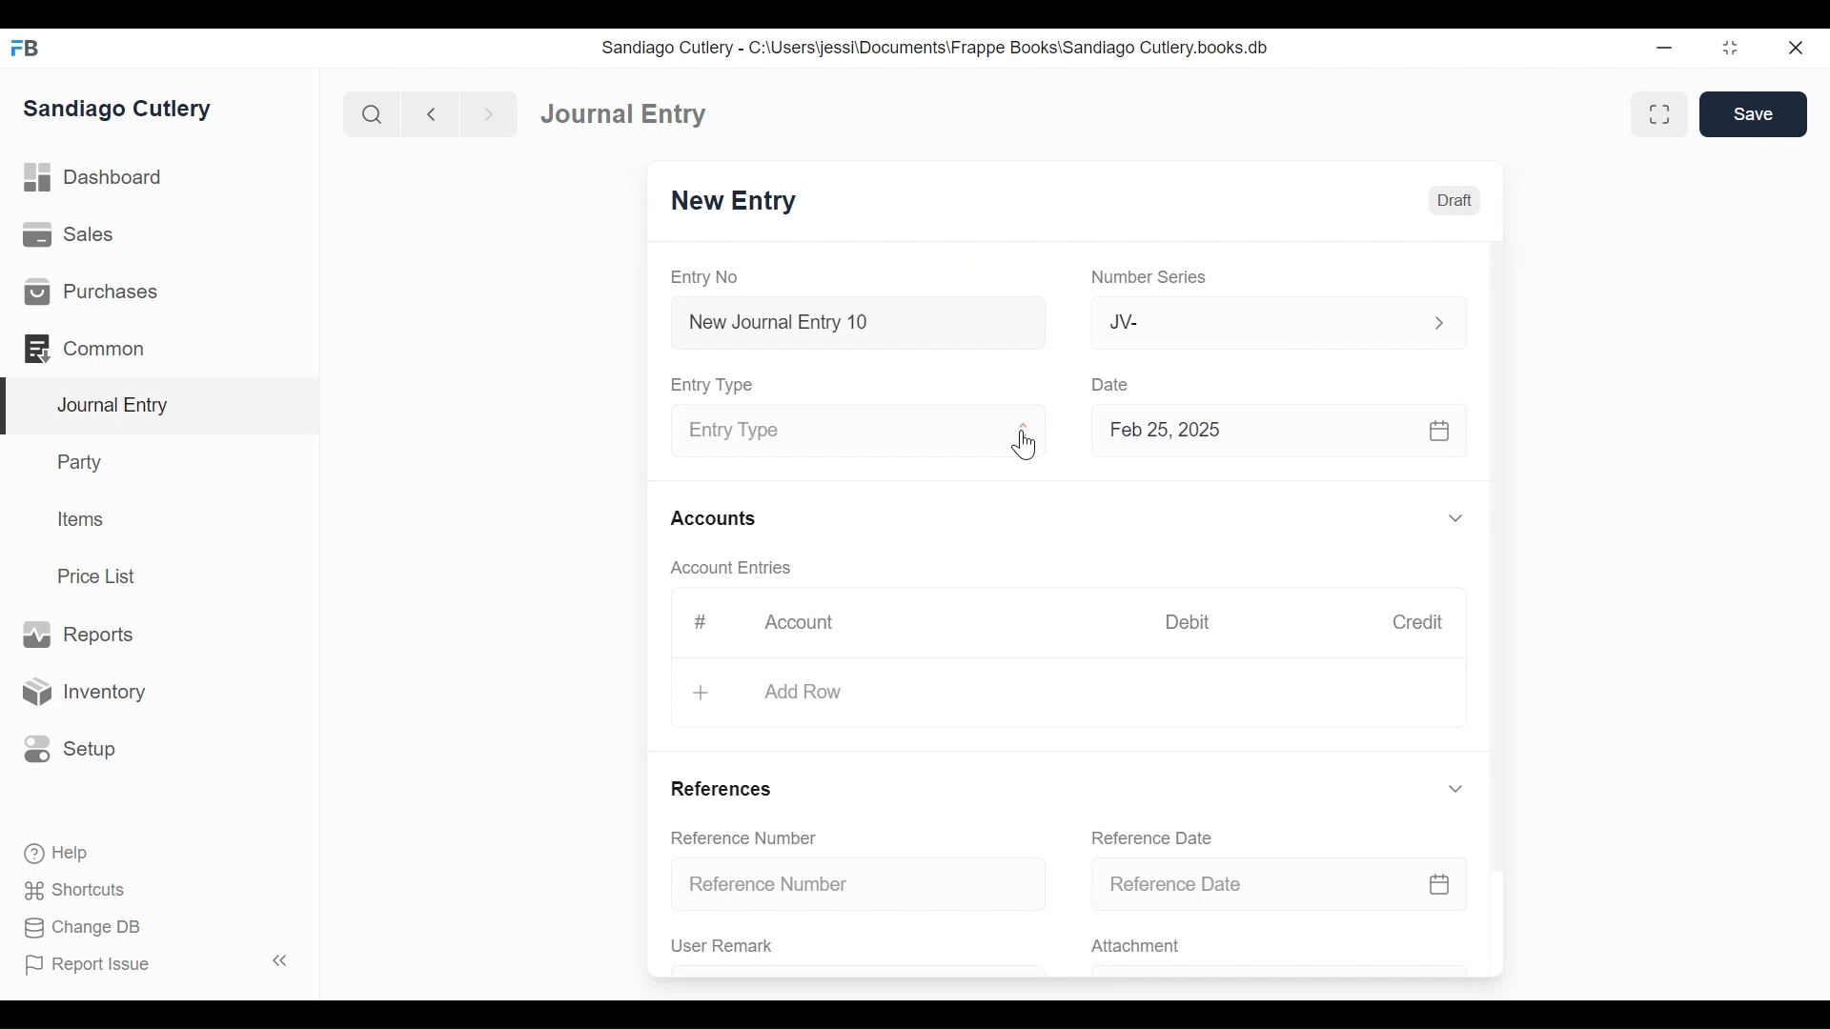 The image size is (1830, 1029). I want to click on Reports, so click(76, 634).